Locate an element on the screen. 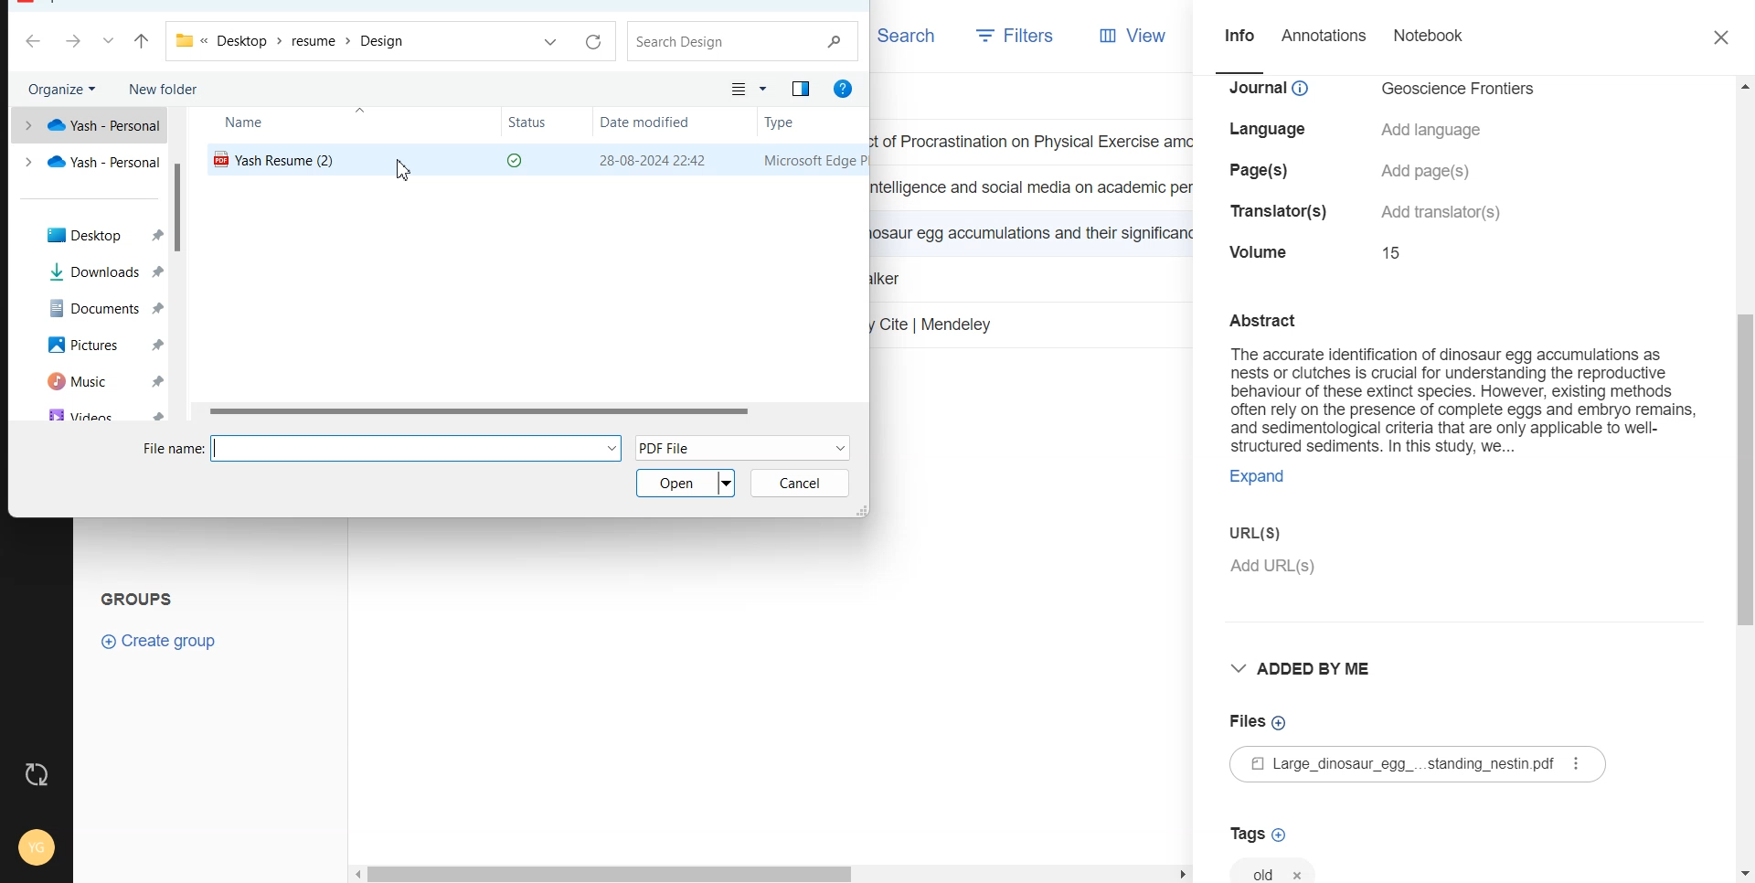 This screenshot has width=1755, height=883. details is located at coordinates (1282, 213).